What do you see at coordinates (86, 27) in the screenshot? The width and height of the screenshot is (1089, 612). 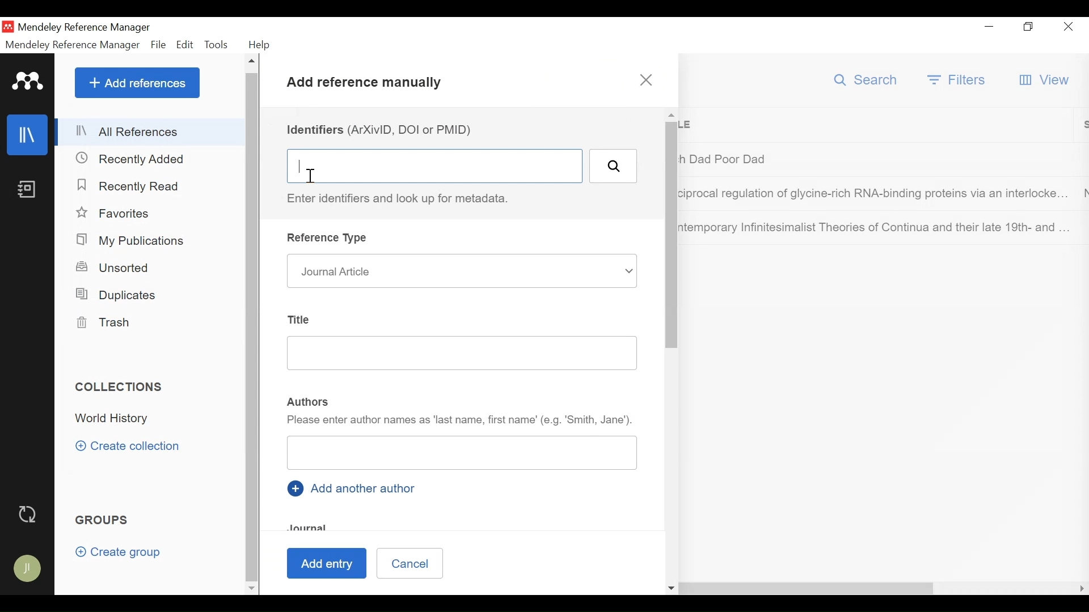 I see `Mendeley Reference Manager` at bounding box center [86, 27].